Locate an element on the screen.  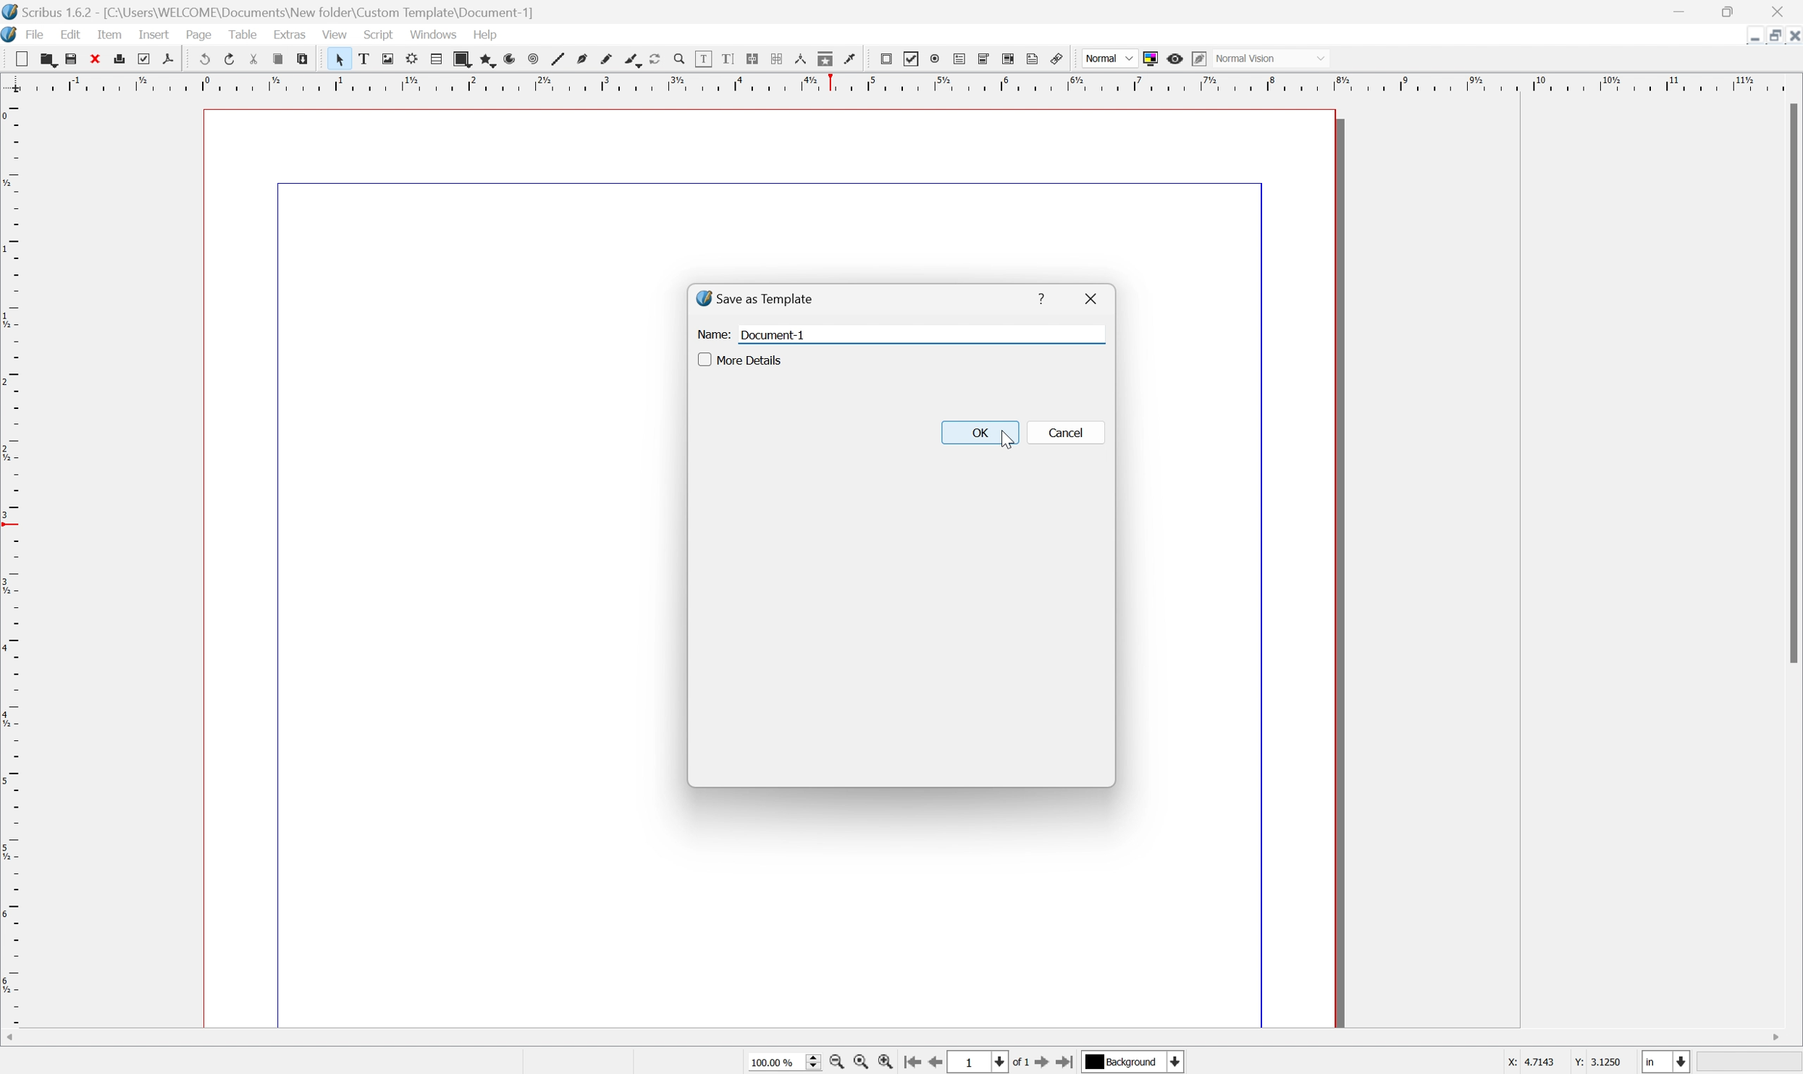
Edit in preview mode is located at coordinates (1199, 58).